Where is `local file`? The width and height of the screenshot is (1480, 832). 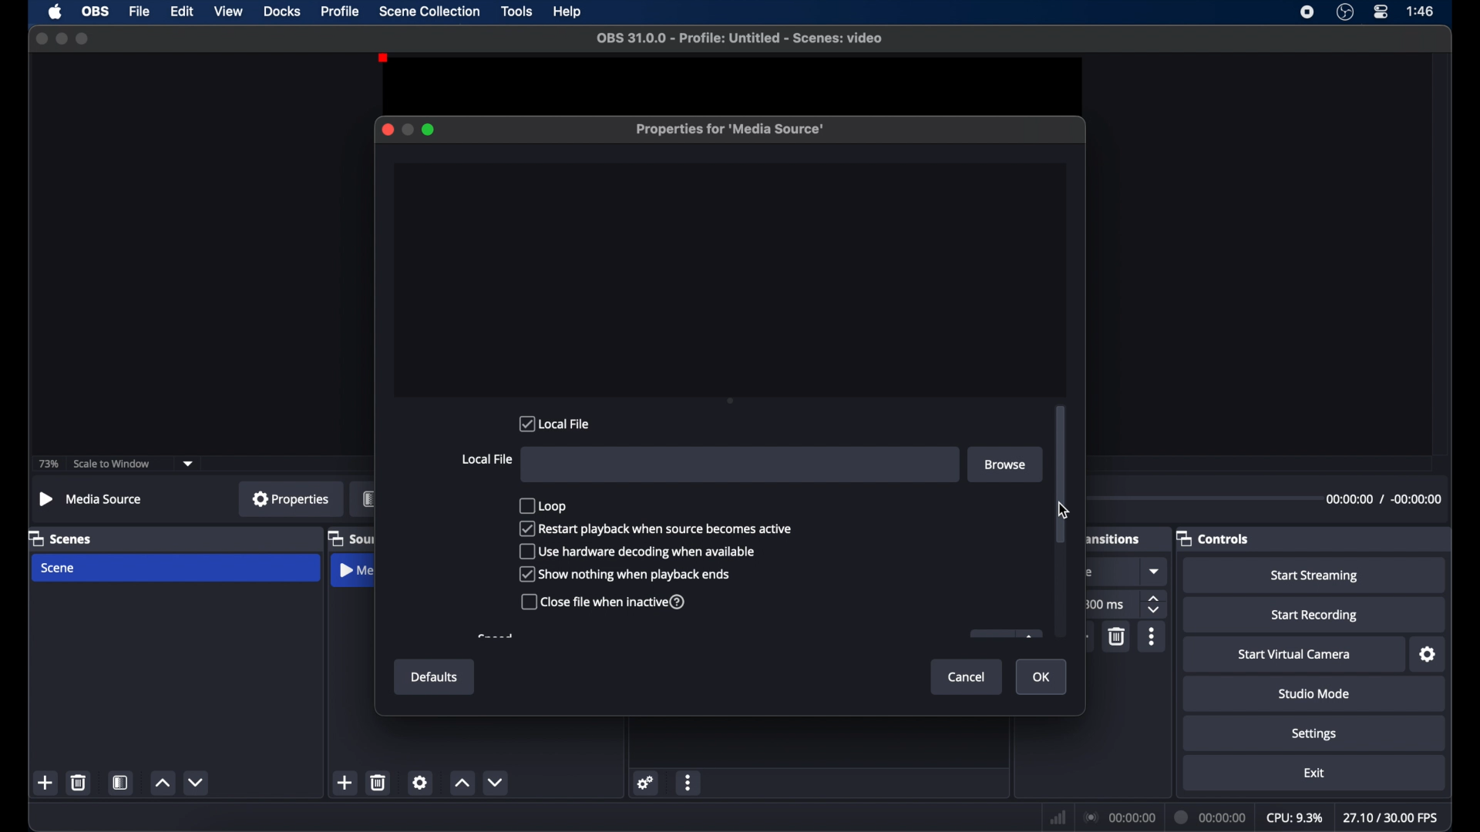
local file is located at coordinates (486, 460).